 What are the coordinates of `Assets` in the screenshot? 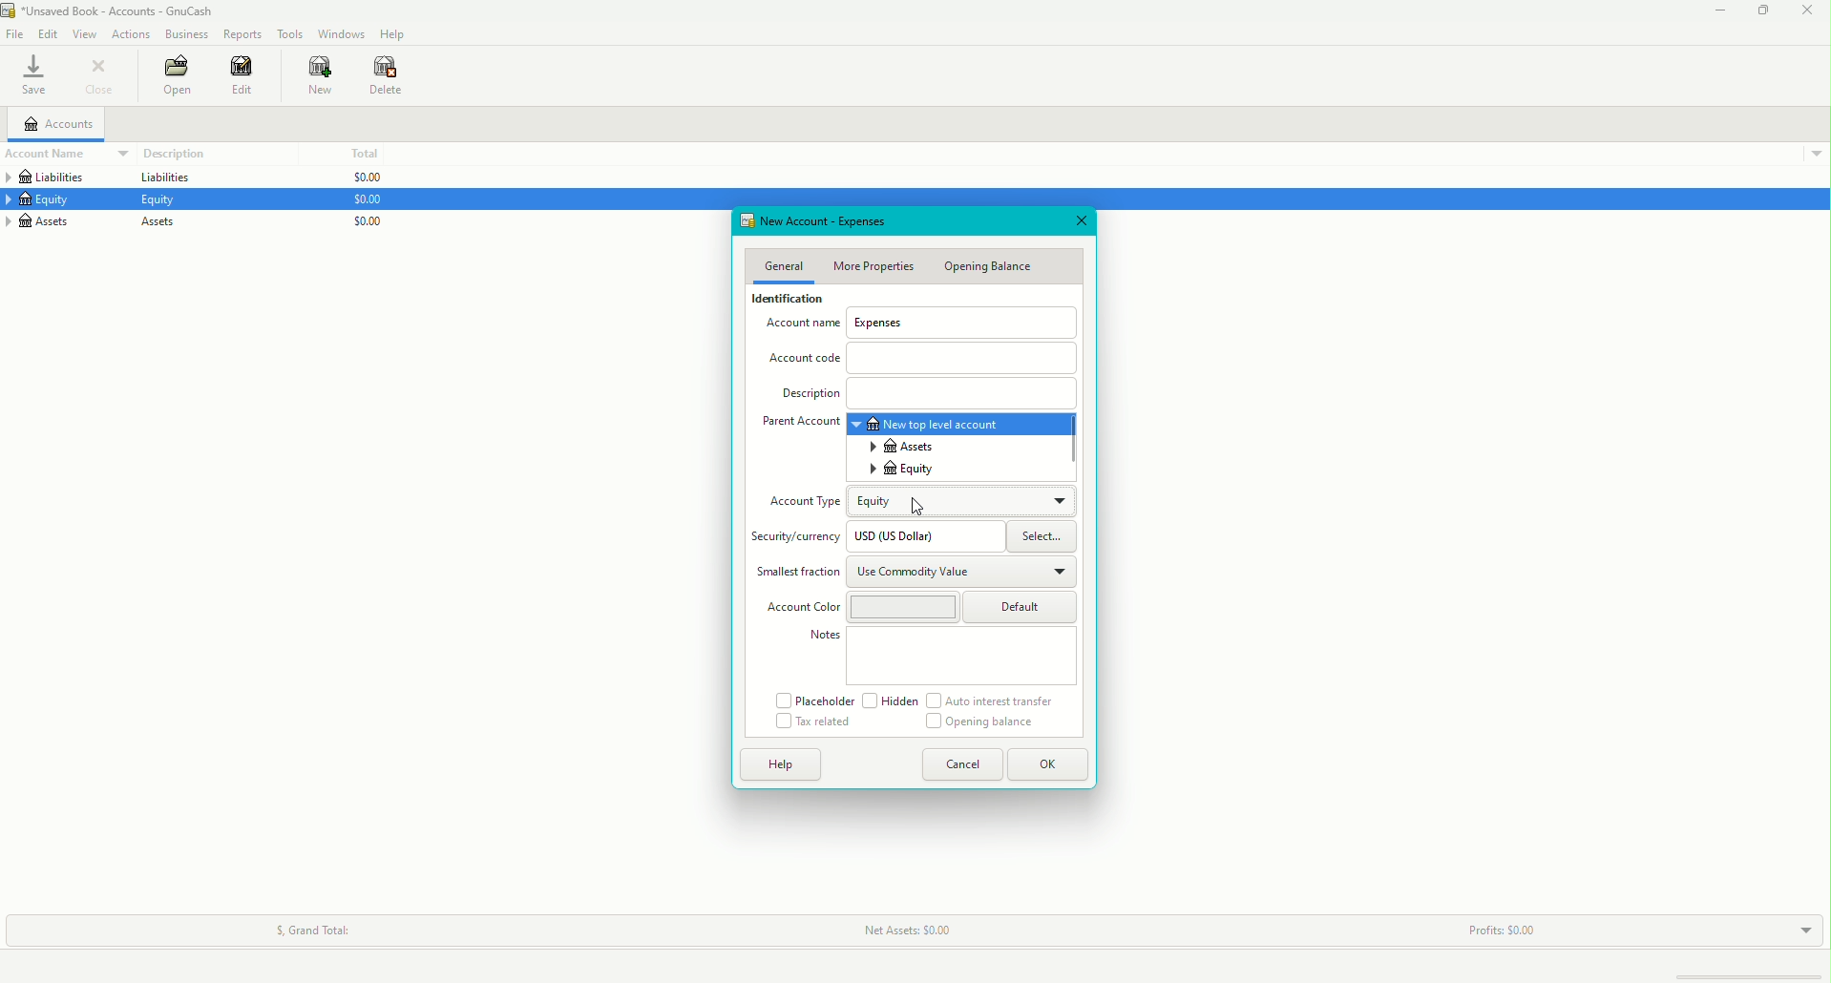 It's located at (160, 222).